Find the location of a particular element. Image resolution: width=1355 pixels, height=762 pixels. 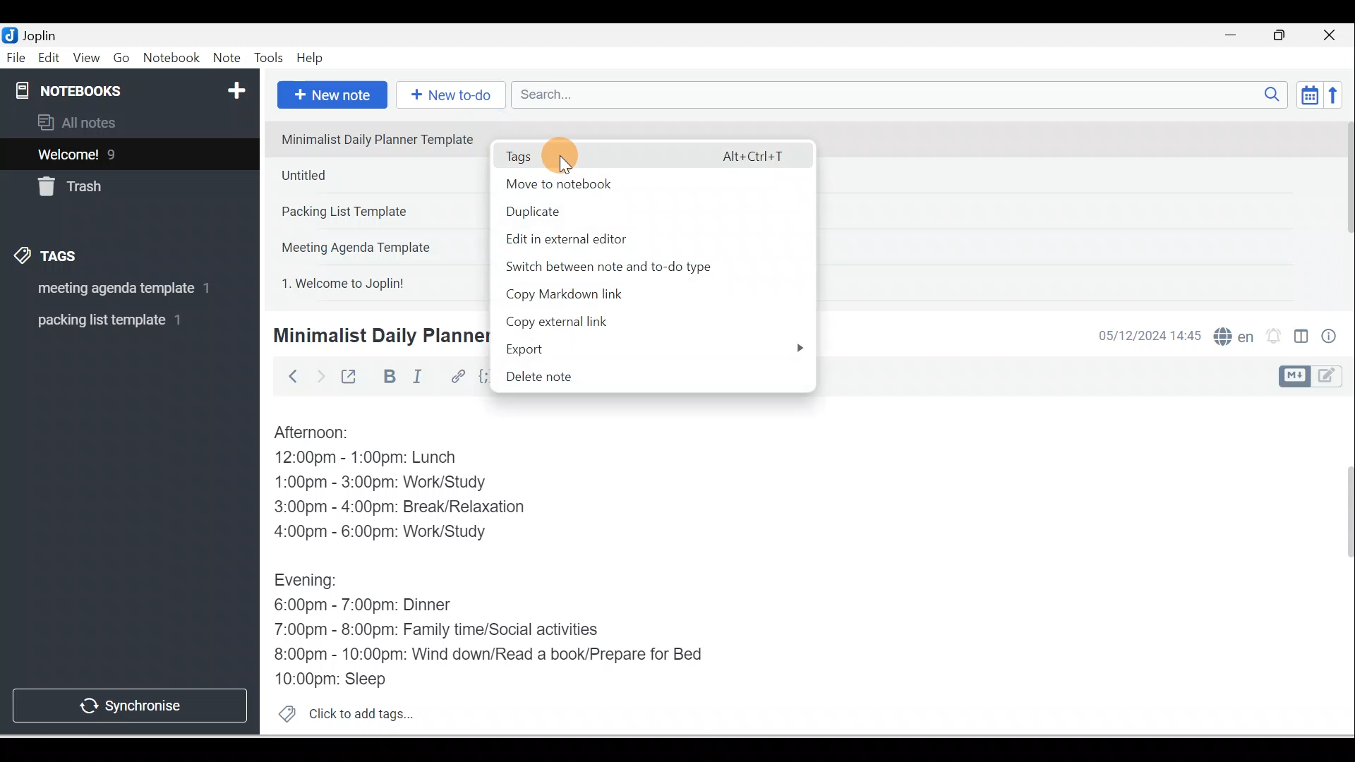

Note 2 is located at coordinates (373, 175).